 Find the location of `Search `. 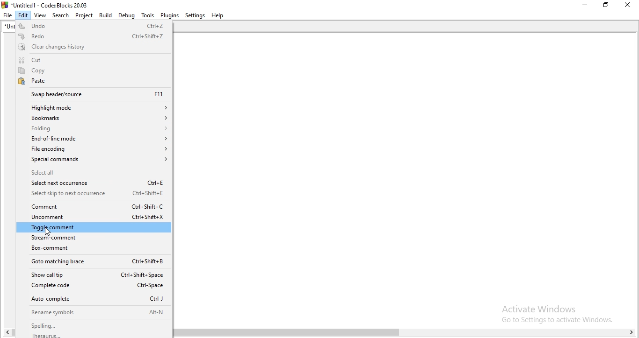

Search  is located at coordinates (60, 16).